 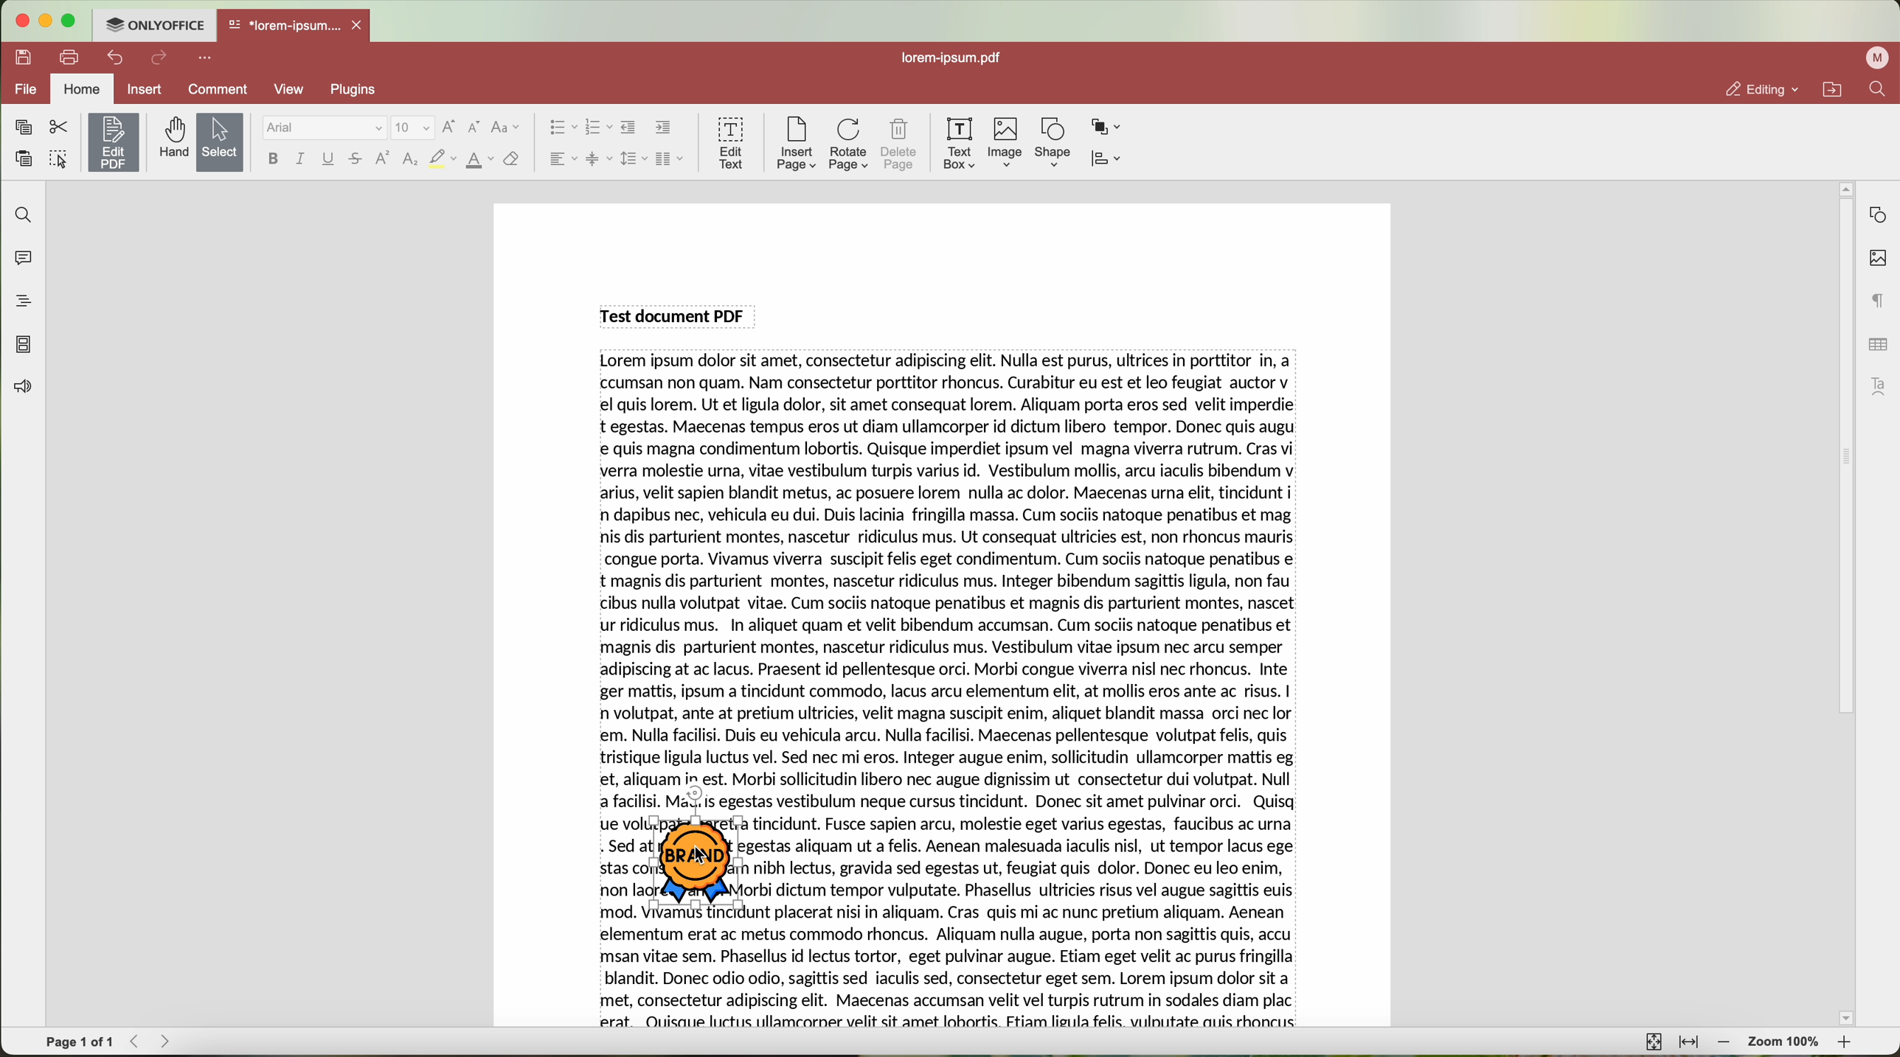 What do you see at coordinates (701, 858) in the screenshot?
I see `cursor` at bounding box center [701, 858].